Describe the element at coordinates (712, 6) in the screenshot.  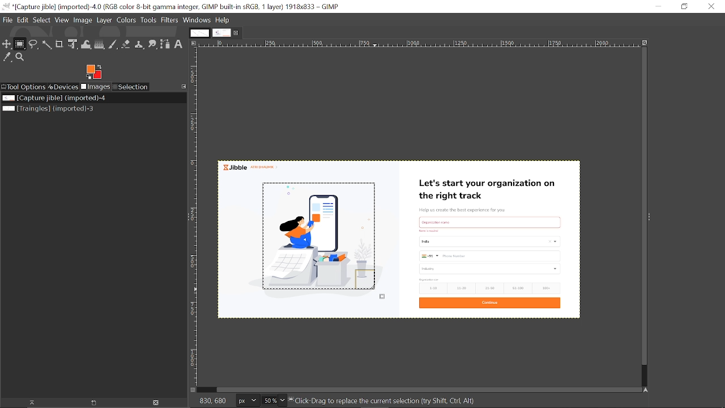
I see `Close window` at that location.